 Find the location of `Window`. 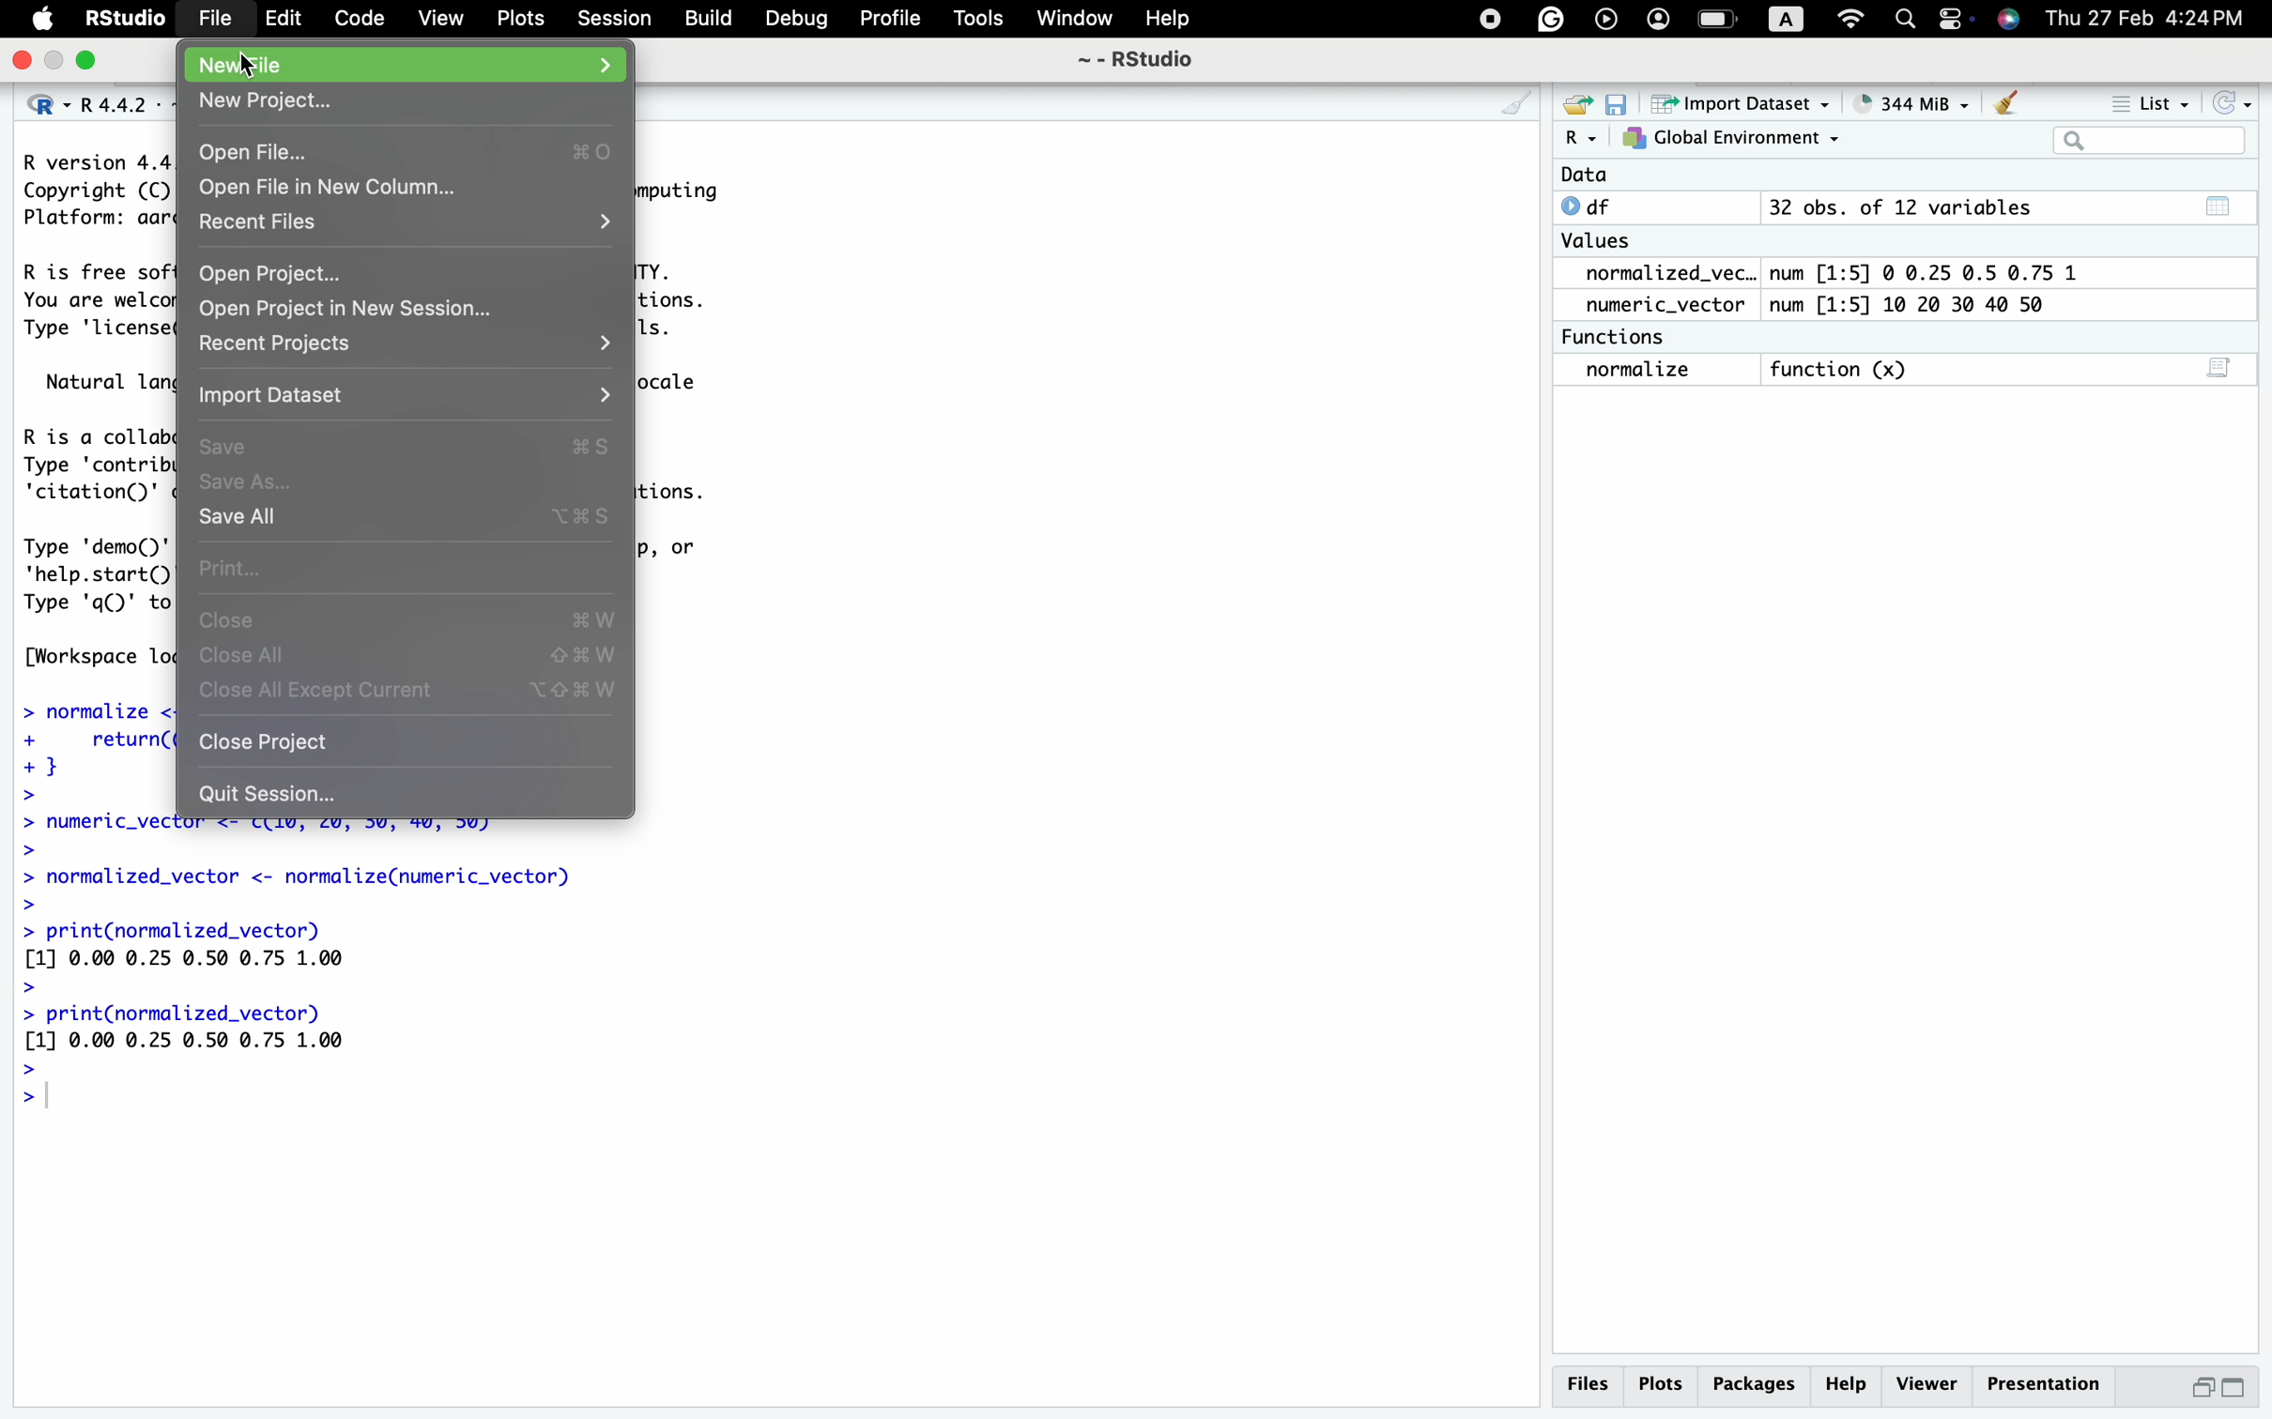

Window is located at coordinates (1070, 21).